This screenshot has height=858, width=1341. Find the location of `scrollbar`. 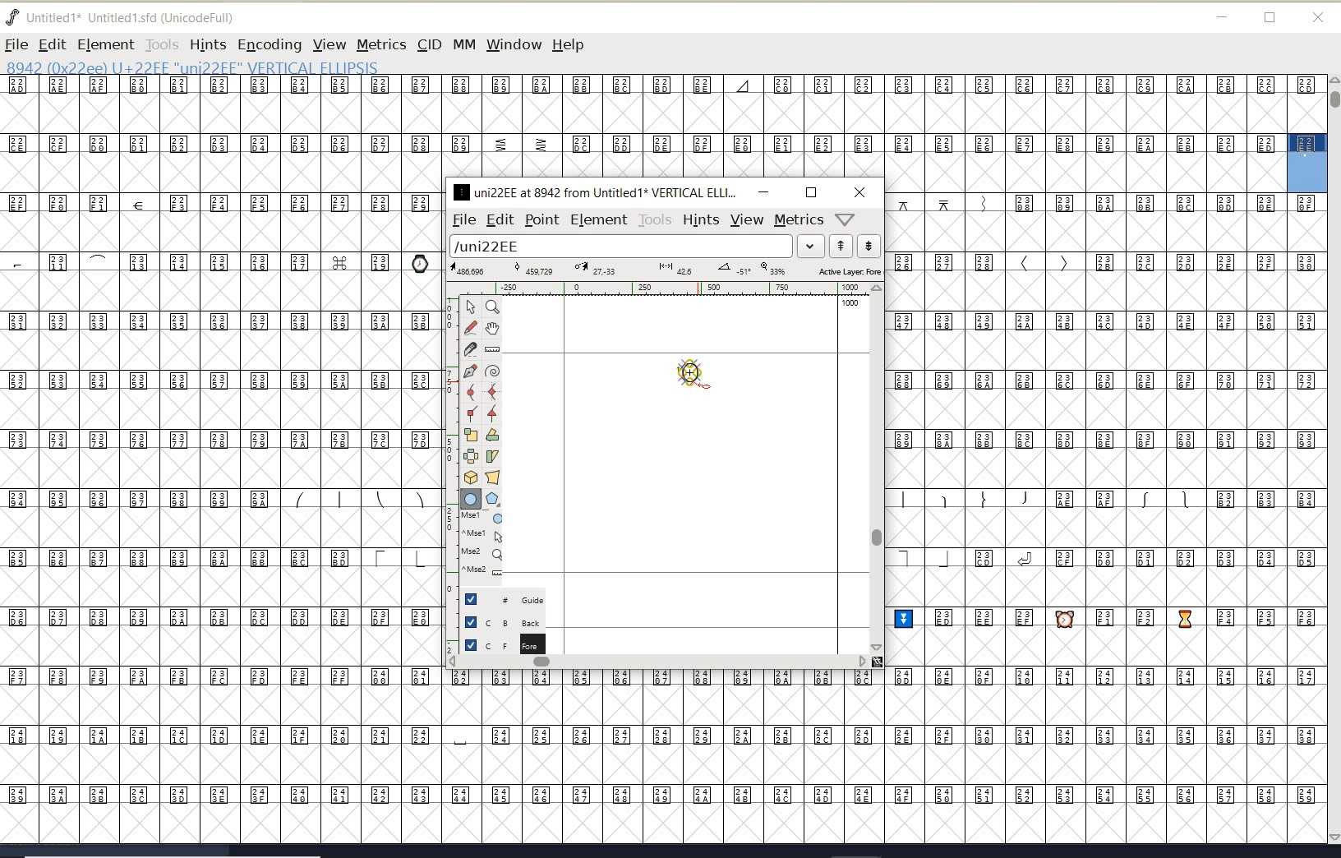

scrollbar is located at coordinates (875, 468).